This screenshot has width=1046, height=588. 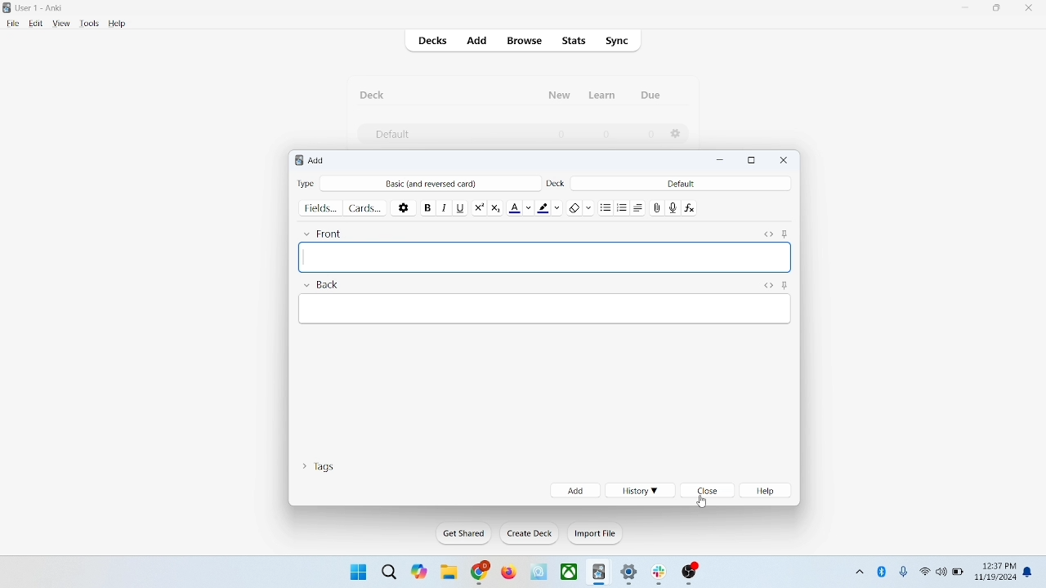 I want to click on learn, so click(x=601, y=95).